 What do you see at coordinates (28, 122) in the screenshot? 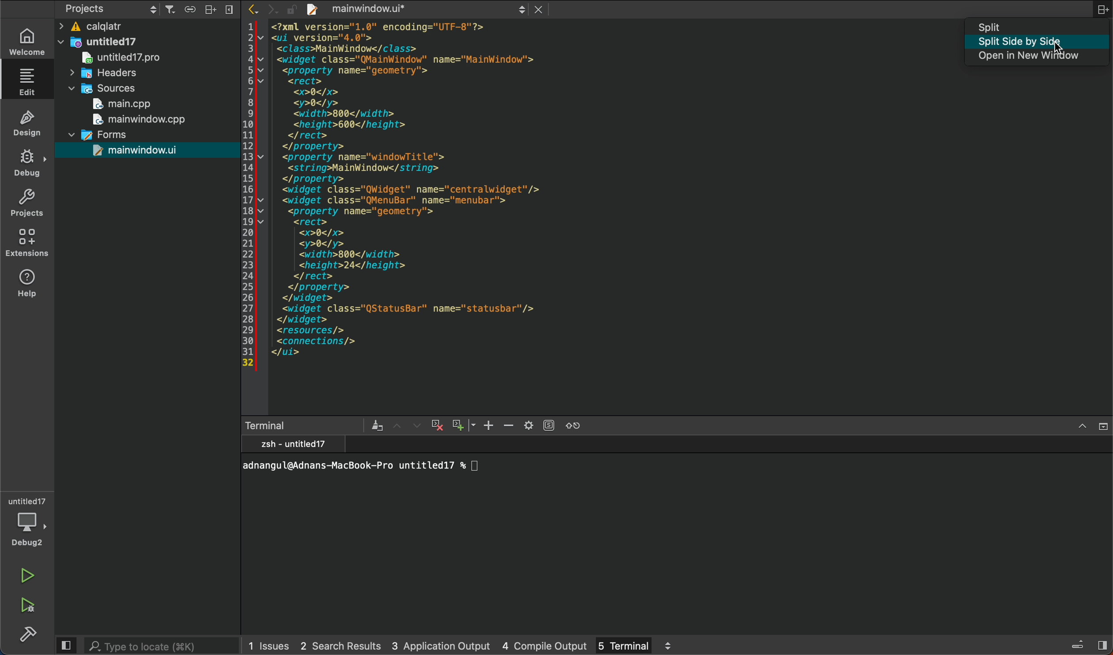
I see `design` at bounding box center [28, 122].